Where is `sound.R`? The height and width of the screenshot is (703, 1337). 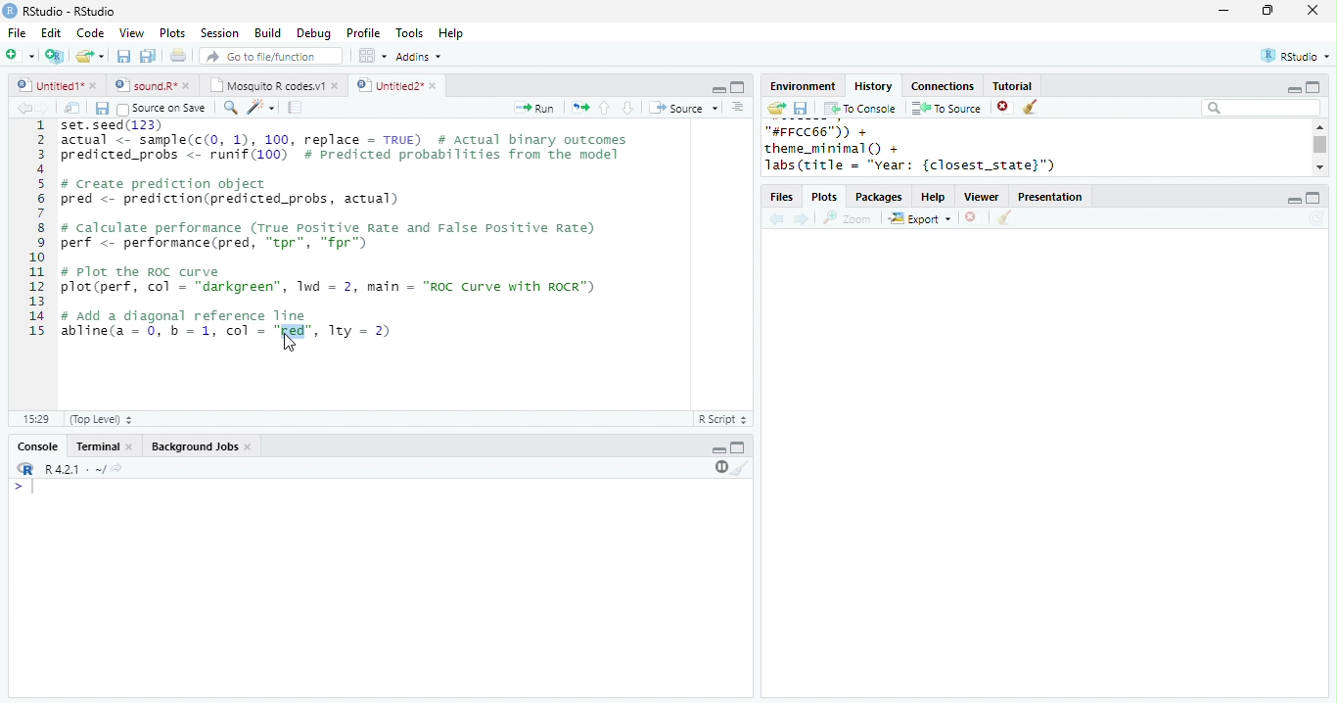
sound.R is located at coordinates (146, 85).